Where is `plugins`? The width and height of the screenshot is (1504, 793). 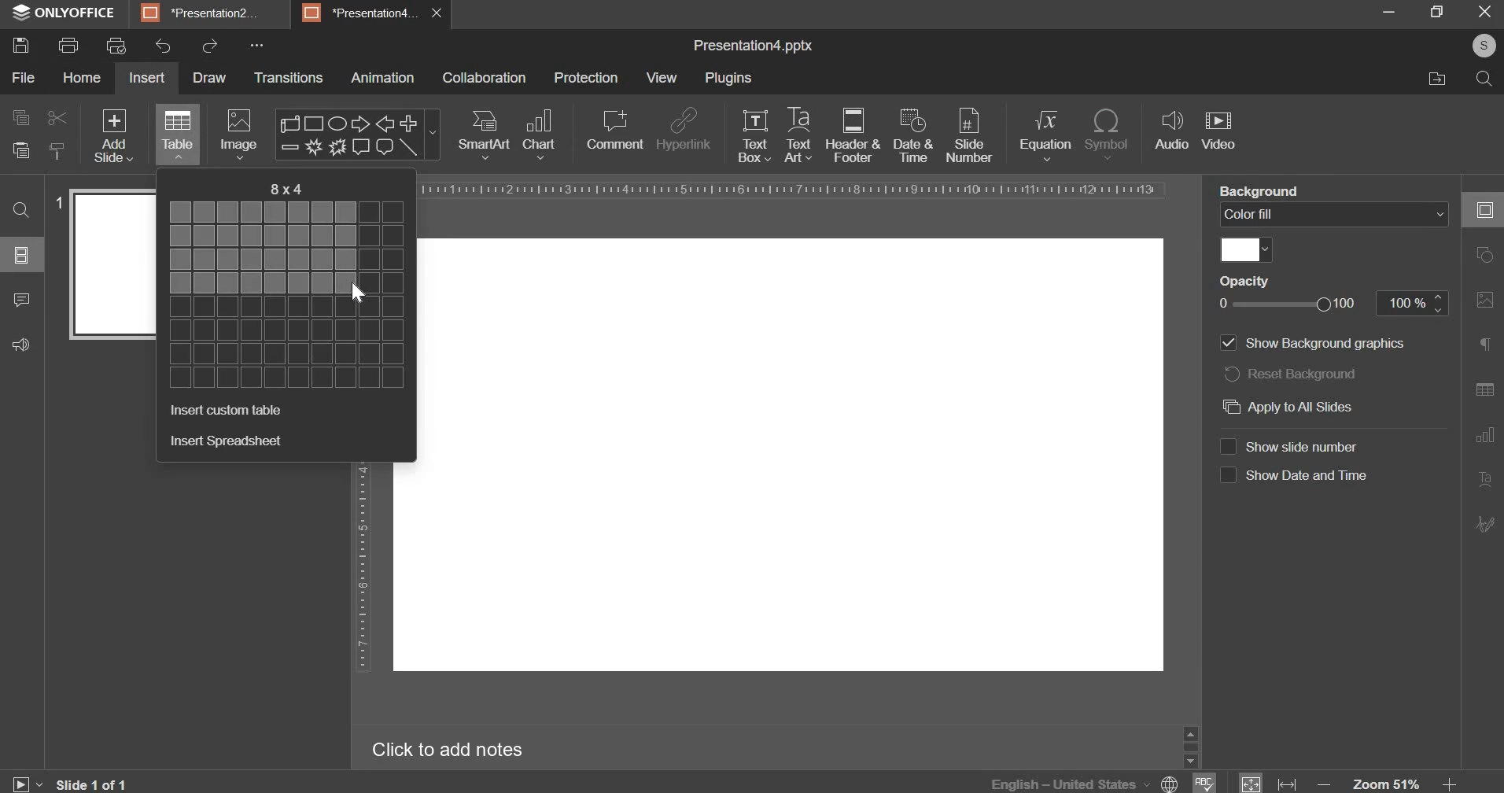
plugins is located at coordinates (728, 78).